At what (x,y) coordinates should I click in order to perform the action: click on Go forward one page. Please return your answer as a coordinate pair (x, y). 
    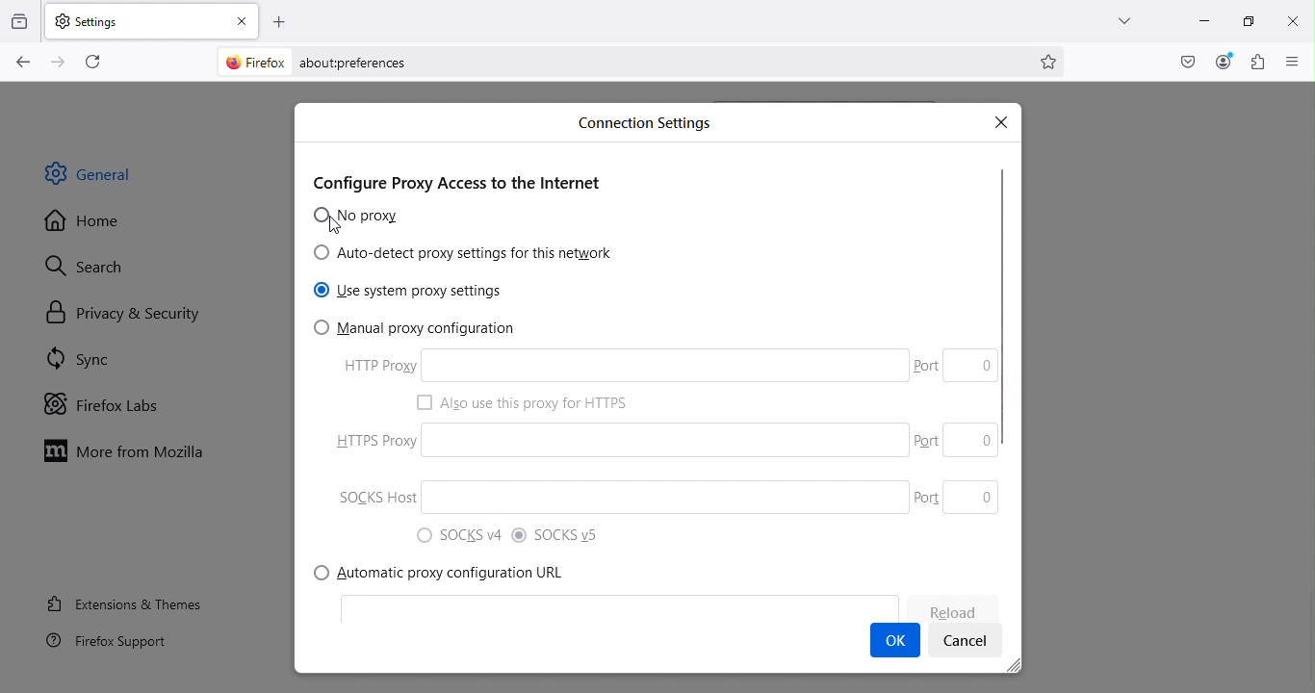
    Looking at the image, I should click on (61, 61).